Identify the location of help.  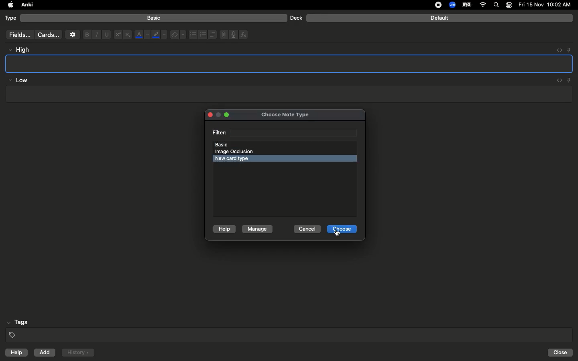
(15, 353).